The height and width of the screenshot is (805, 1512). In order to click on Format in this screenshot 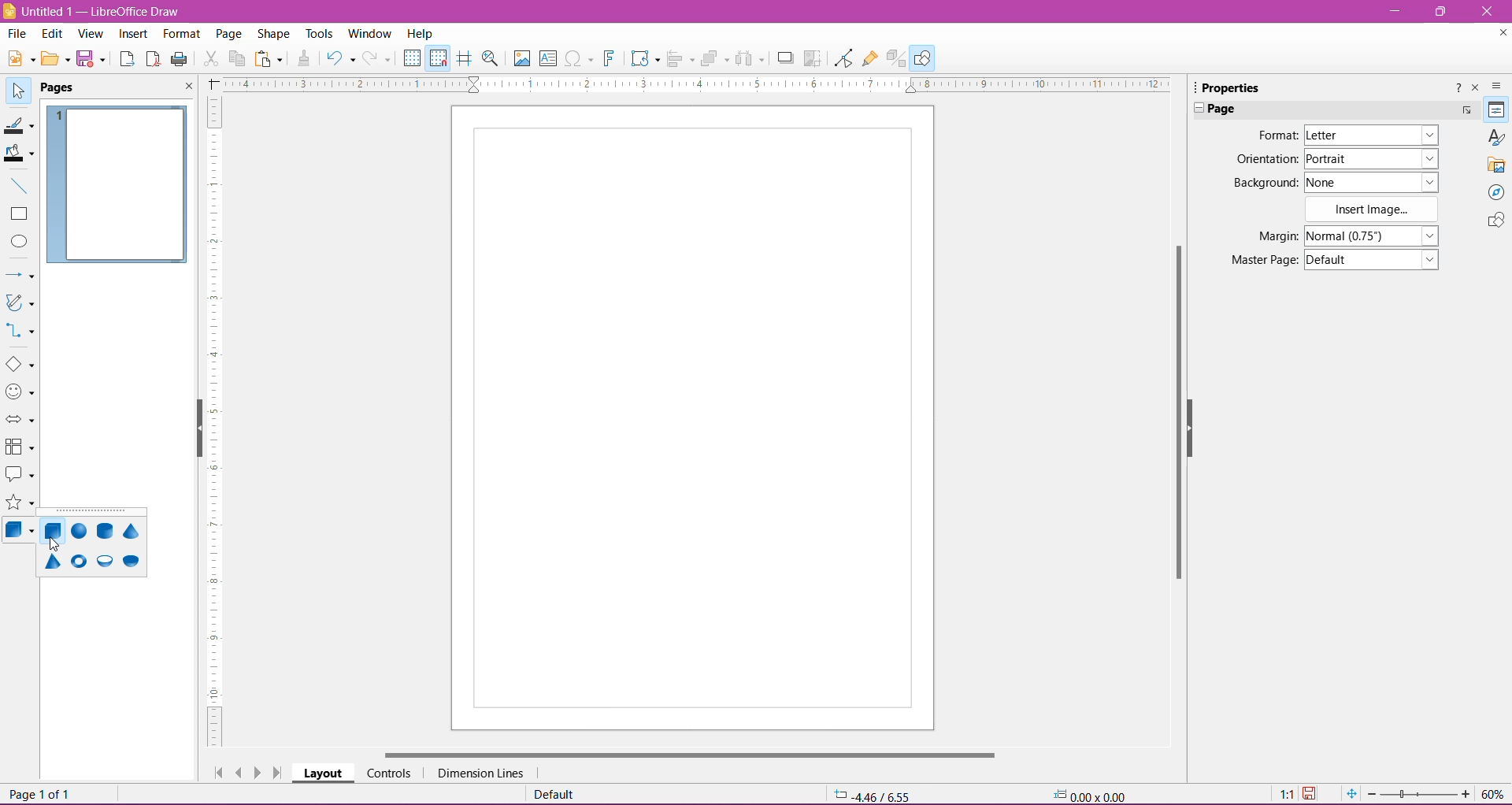, I will do `click(1276, 135)`.